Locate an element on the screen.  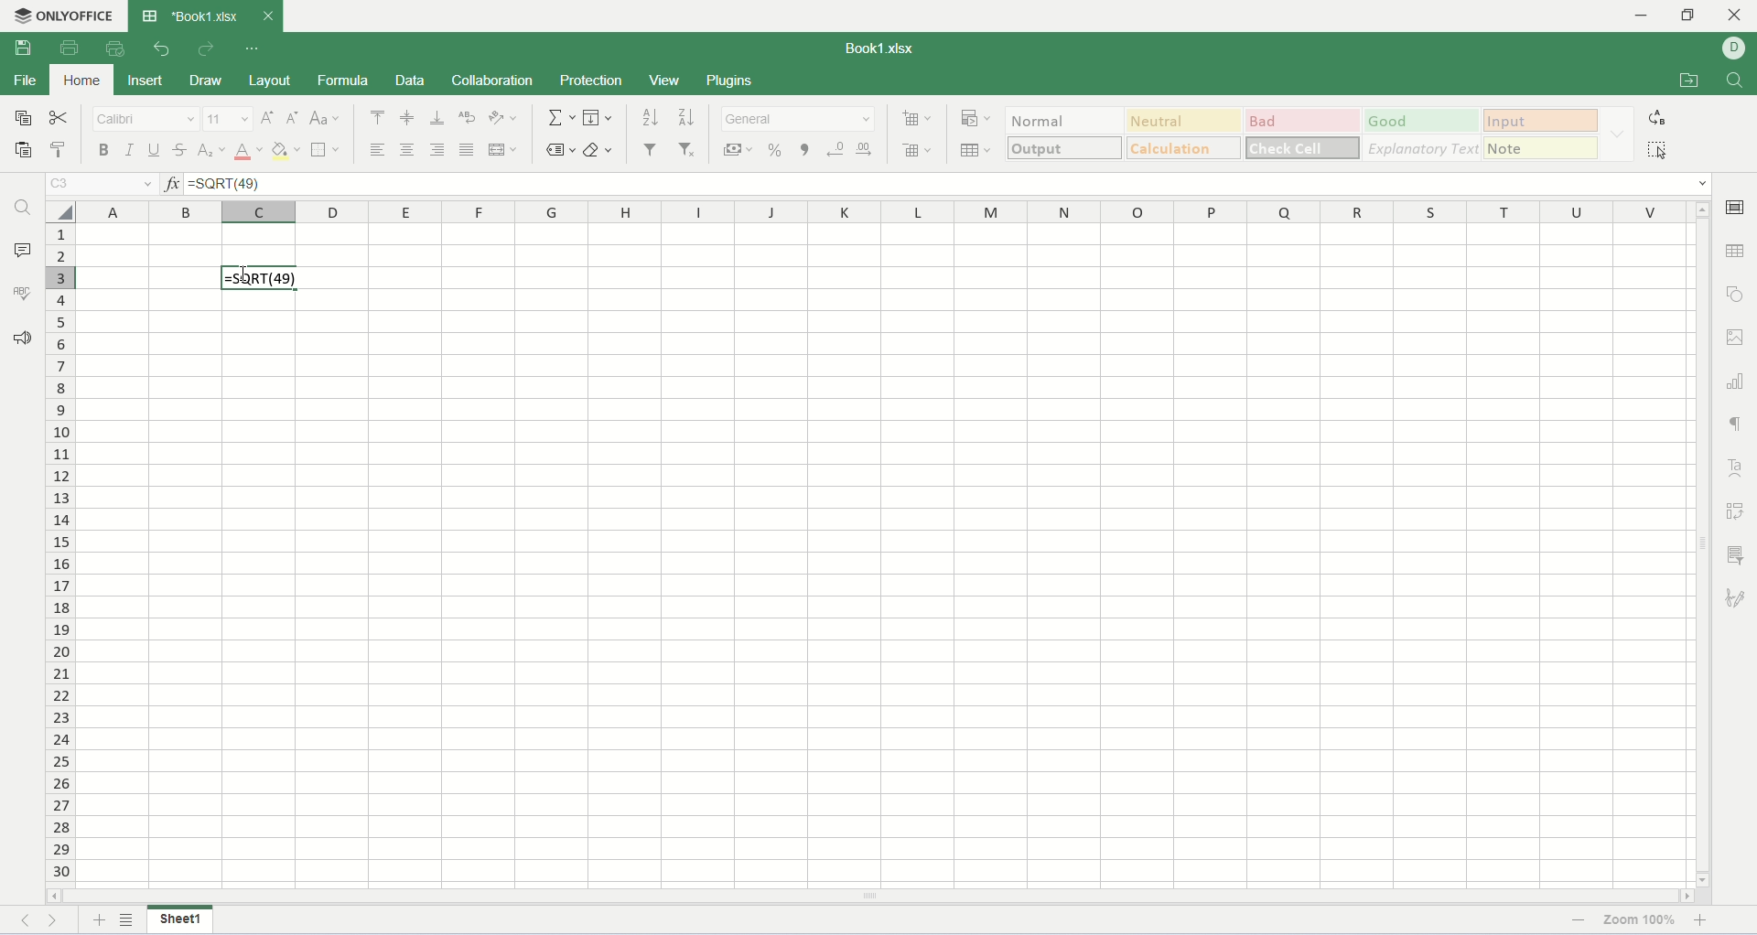
data is located at coordinates (410, 82).